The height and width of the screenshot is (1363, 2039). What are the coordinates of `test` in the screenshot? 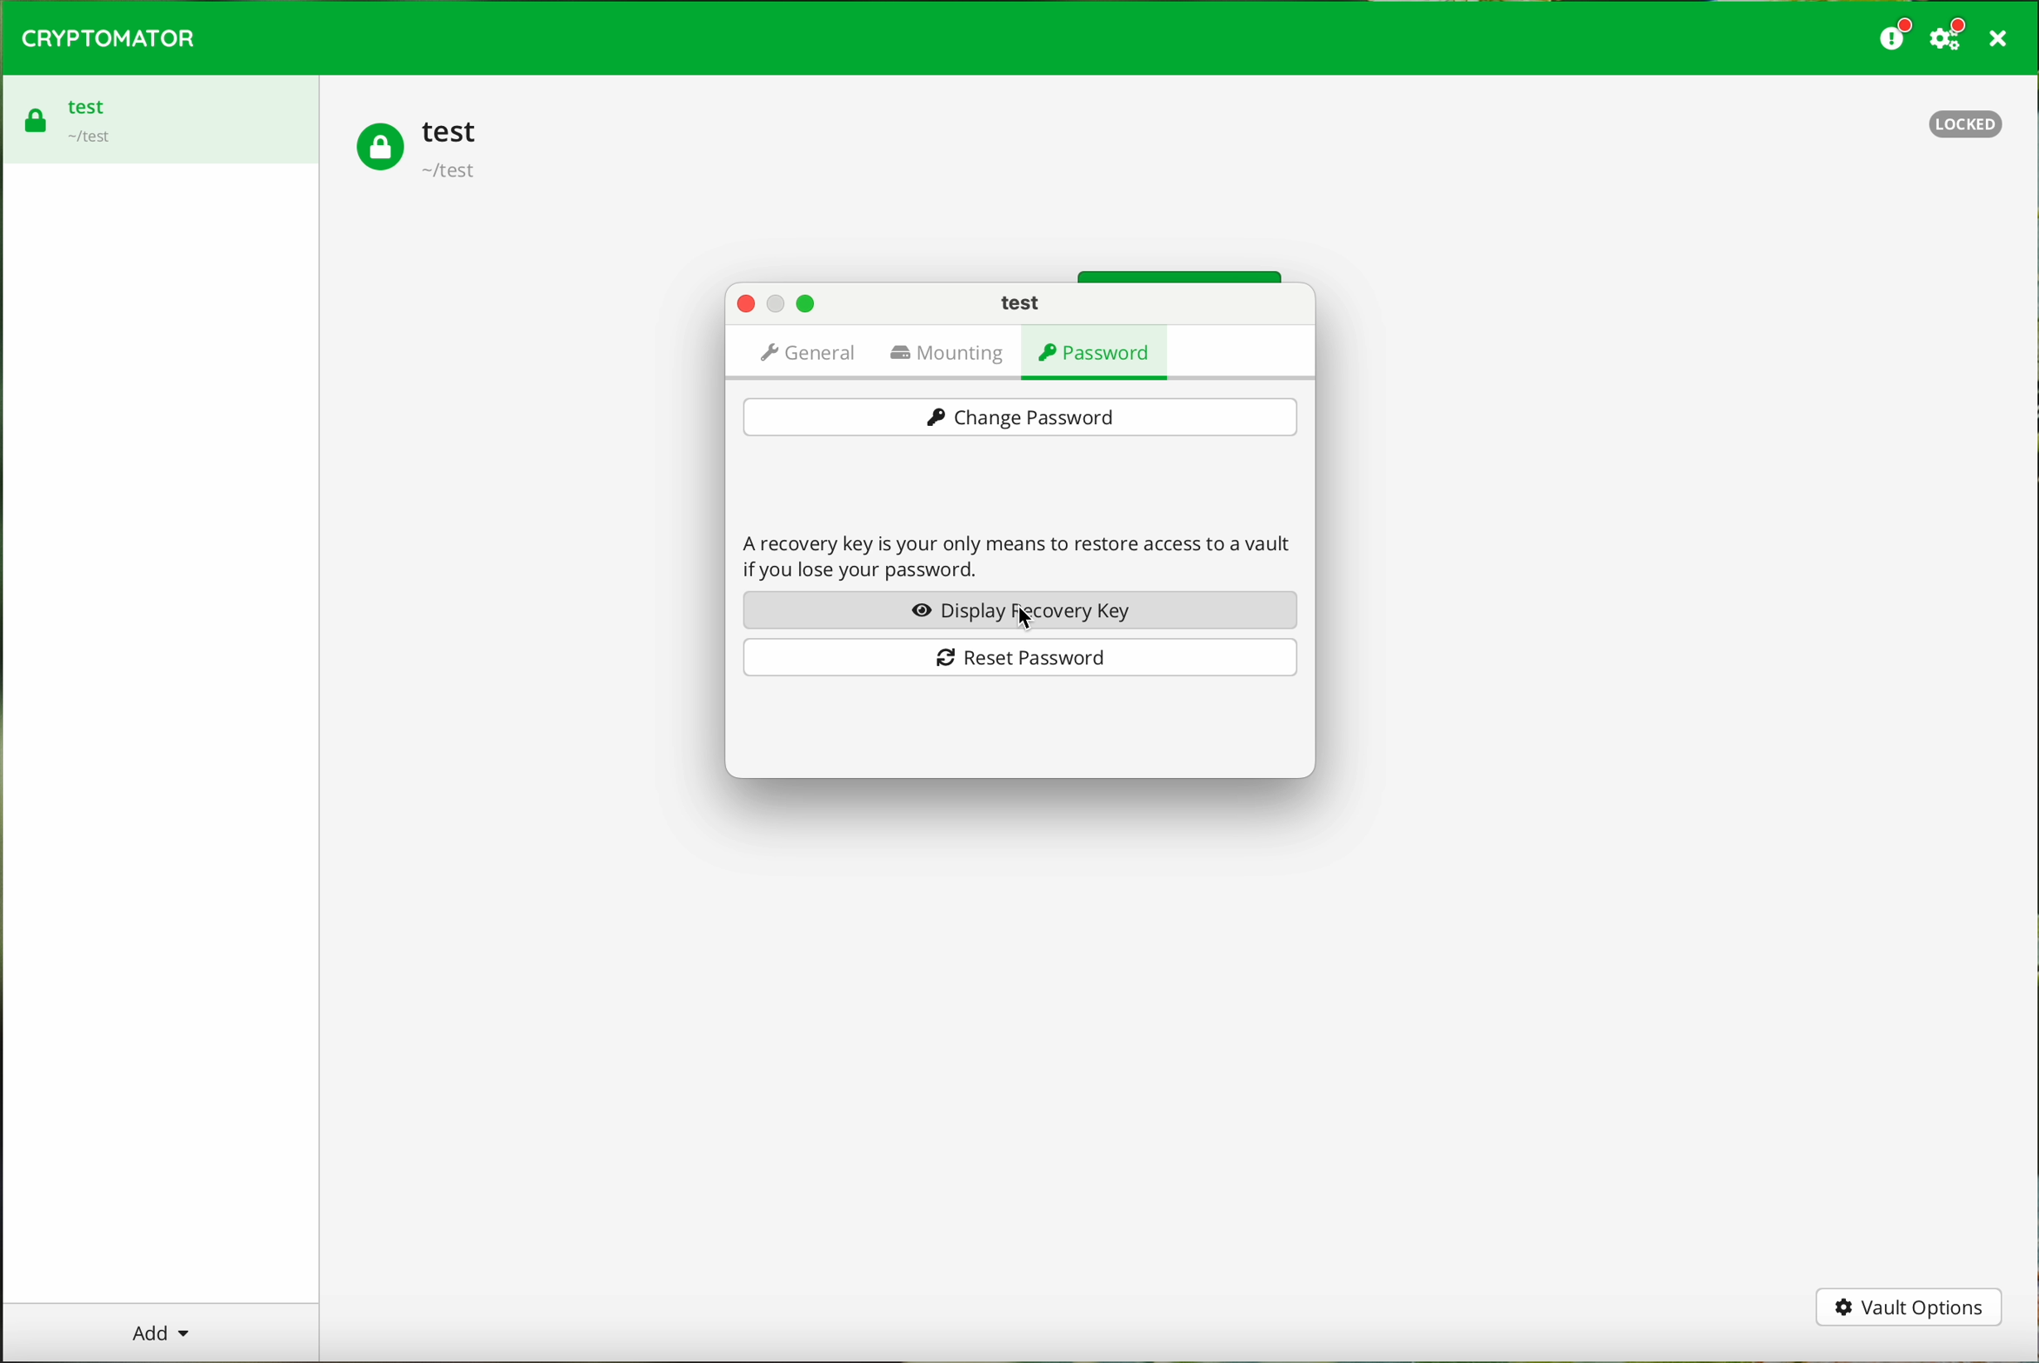 It's located at (1022, 303).